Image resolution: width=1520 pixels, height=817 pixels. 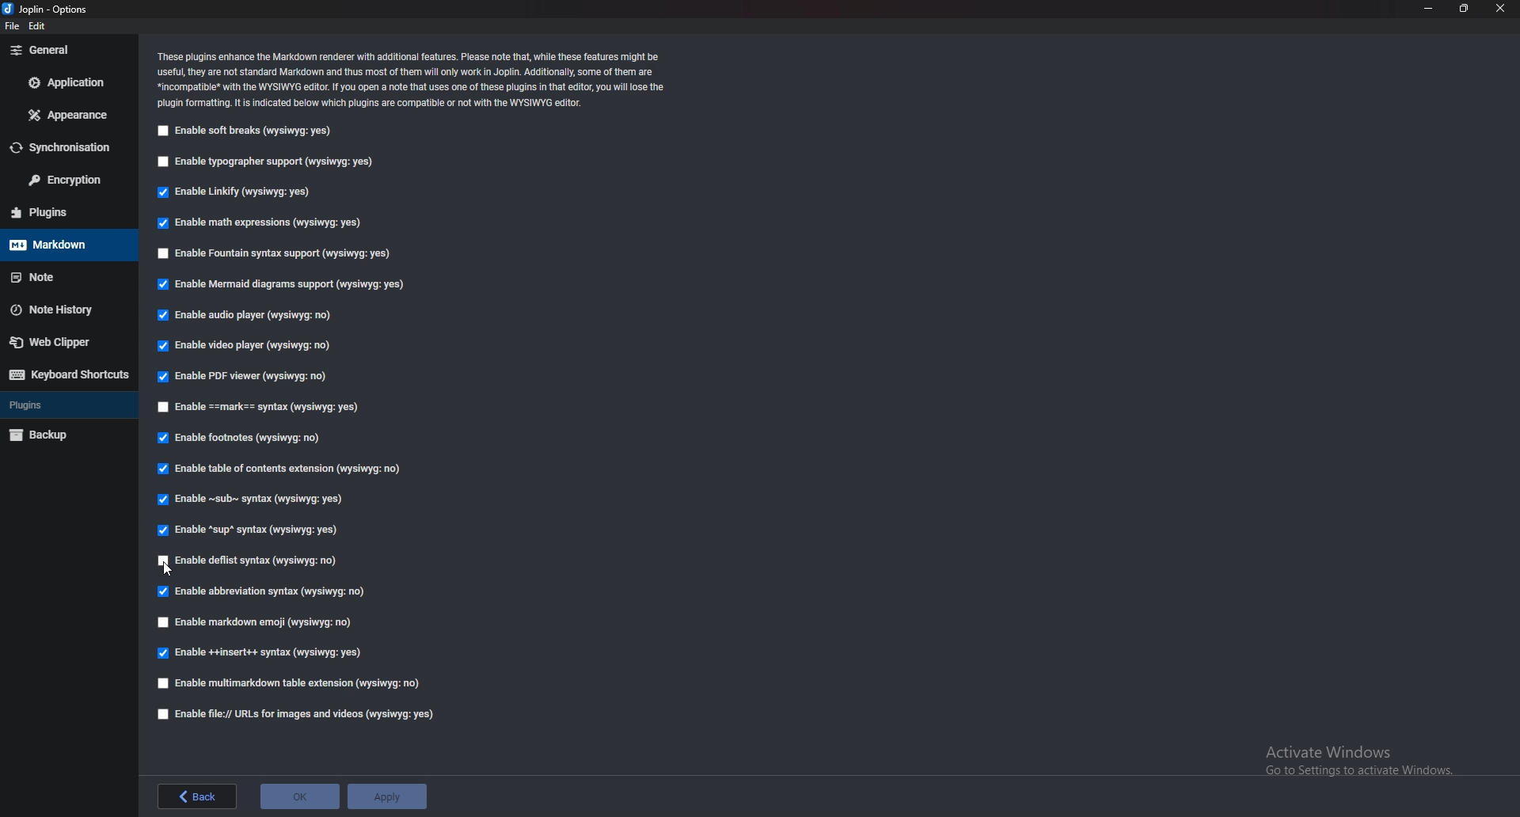 What do you see at coordinates (38, 28) in the screenshot?
I see `edit` at bounding box center [38, 28].